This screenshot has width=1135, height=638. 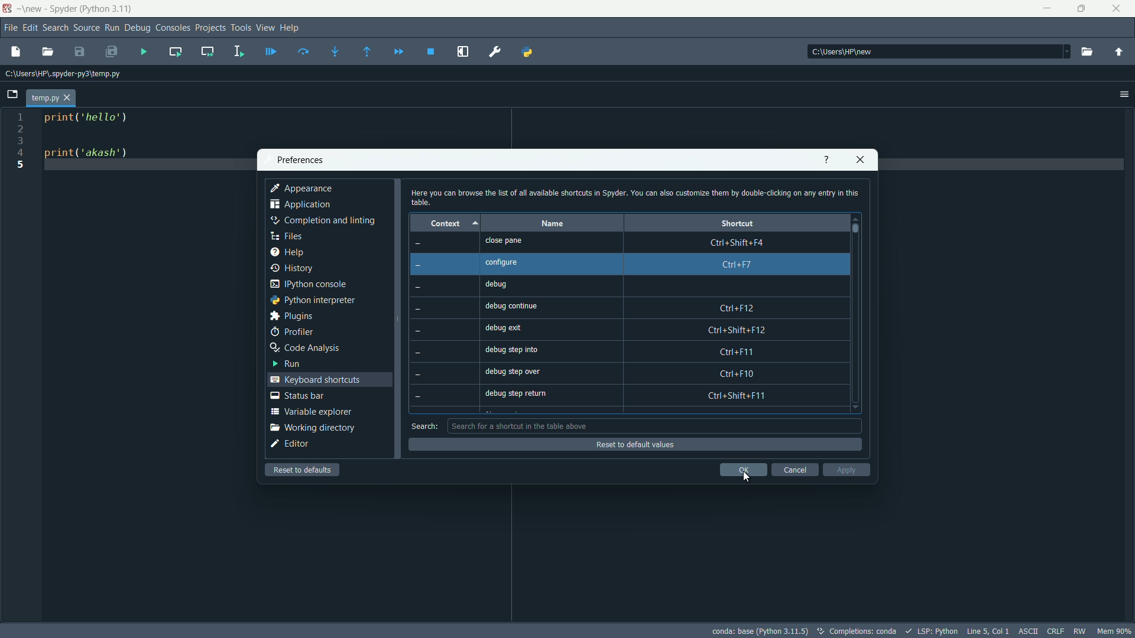 What do you see at coordinates (632, 197) in the screenshot?
I see `| Here you can browse the list of al available shortcuts in Spyder. You can also customize them by double-clicking on any entry in this
table.` at bounding box center [632, 197].